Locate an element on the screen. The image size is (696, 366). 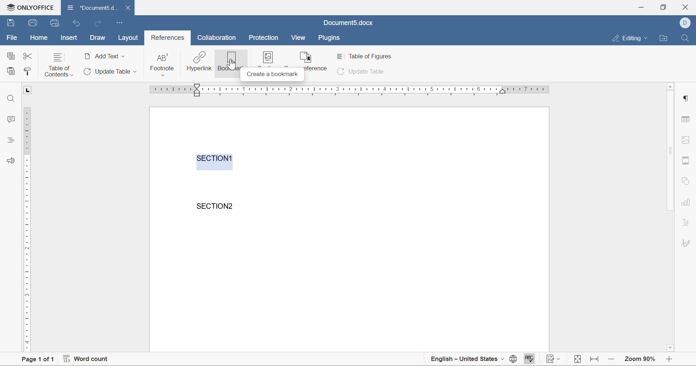
shape settings is located at coordinates (685, 181).